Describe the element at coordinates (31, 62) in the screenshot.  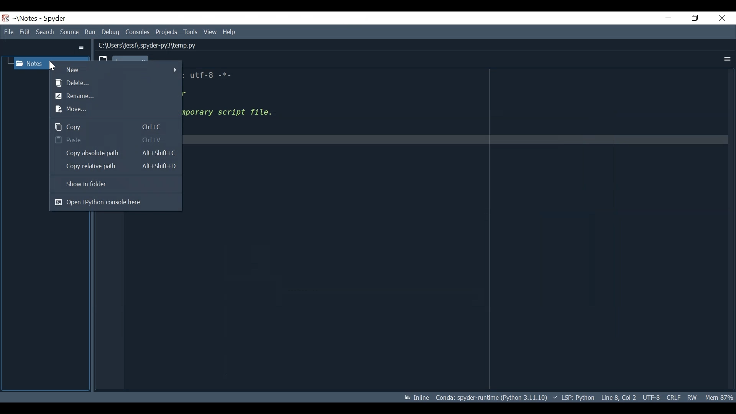
I see `Notes` at that location.